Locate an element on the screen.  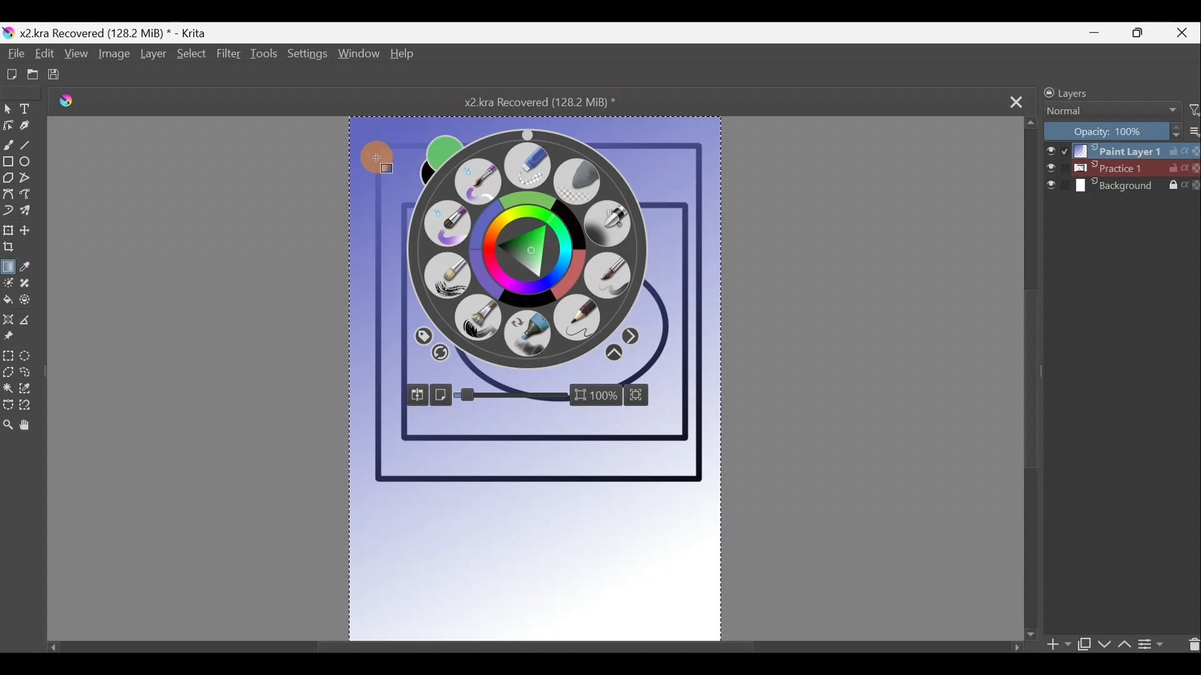
Show just the canvas/whole window is located at coordinates (443, 394).